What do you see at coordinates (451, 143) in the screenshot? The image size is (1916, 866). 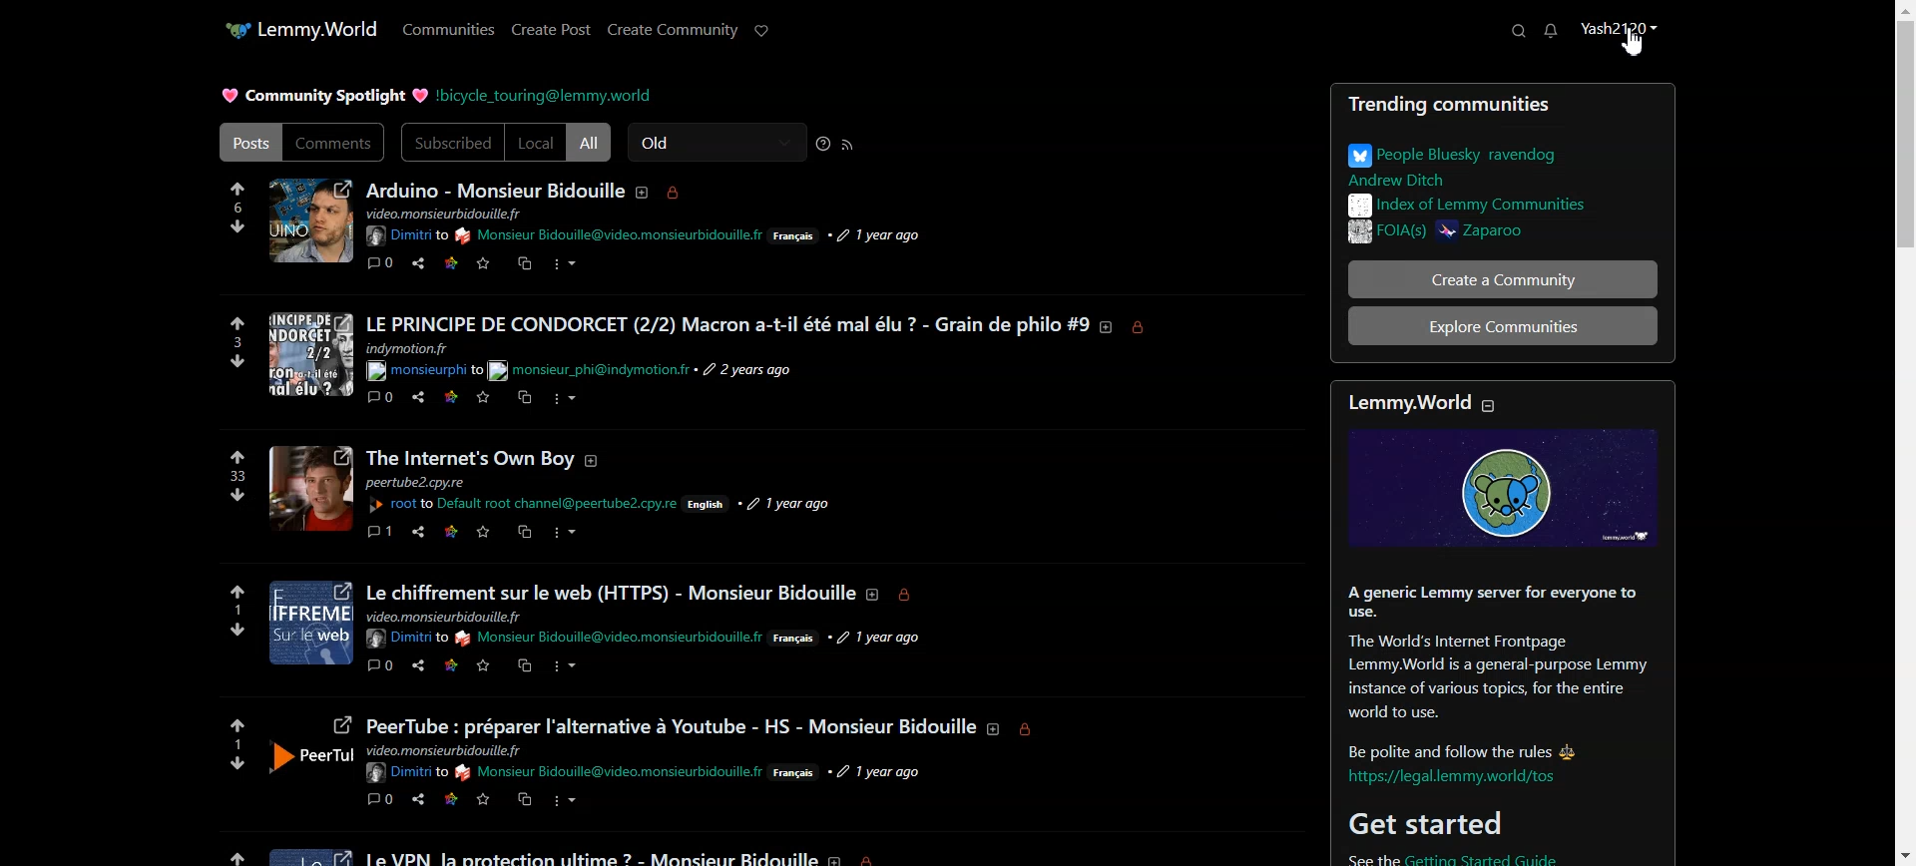 I see `Subscribed` at bounding box center [451, 143].